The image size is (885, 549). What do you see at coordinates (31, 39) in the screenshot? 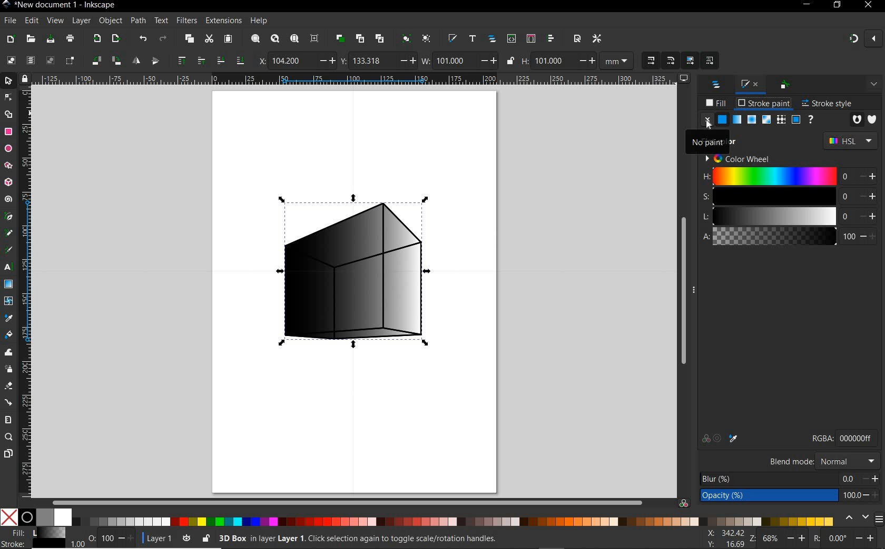
I see `OPEN` at bounding box center [31, 39].